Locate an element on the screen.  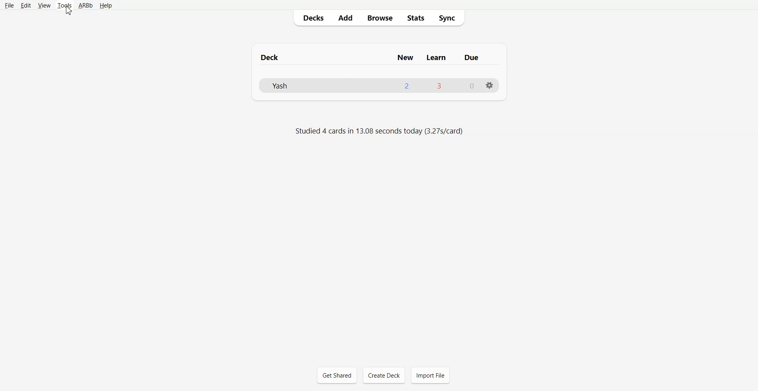
Get Shared is located at coordinates (337, 375).